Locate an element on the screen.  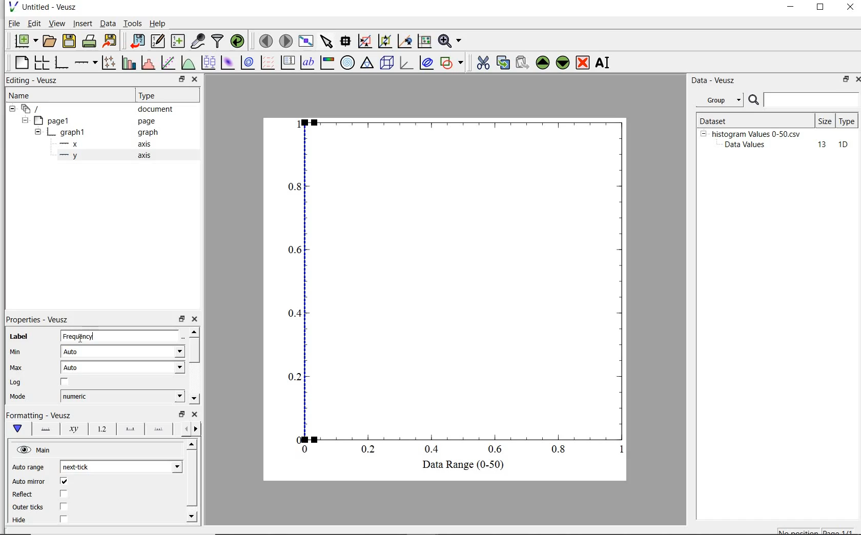
minimize is located at coordinates (791, 8).